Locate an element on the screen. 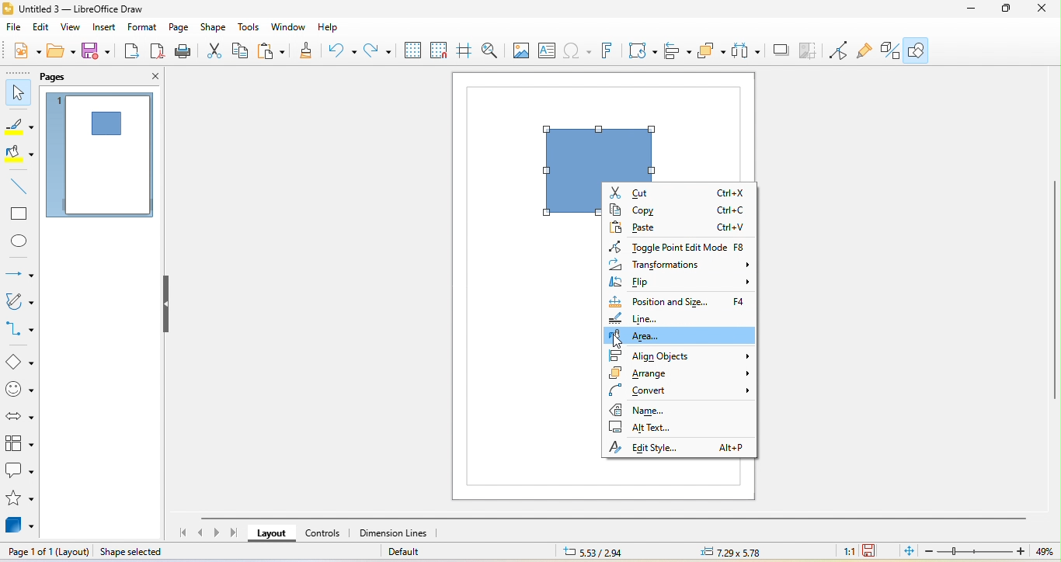  page is located at coordinates (182, 29).